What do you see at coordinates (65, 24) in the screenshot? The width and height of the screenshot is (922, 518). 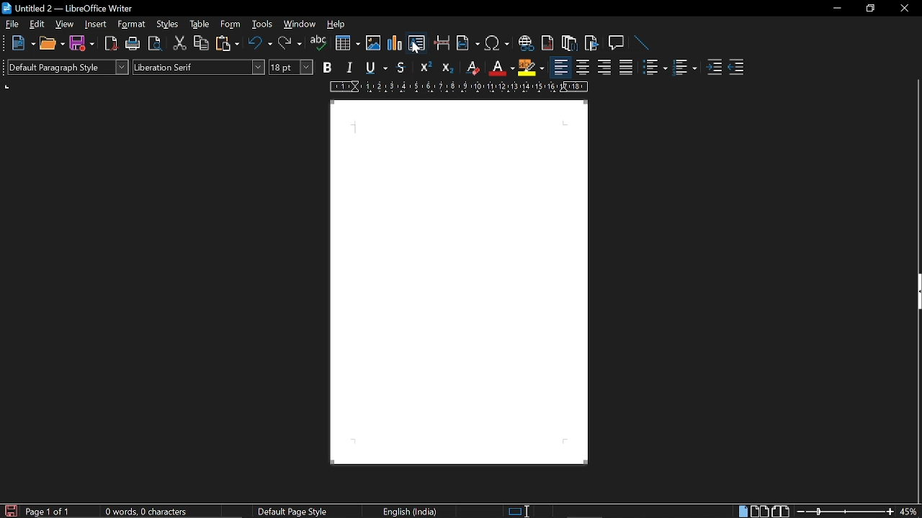 I see `view` at bounding box center [65, 24].